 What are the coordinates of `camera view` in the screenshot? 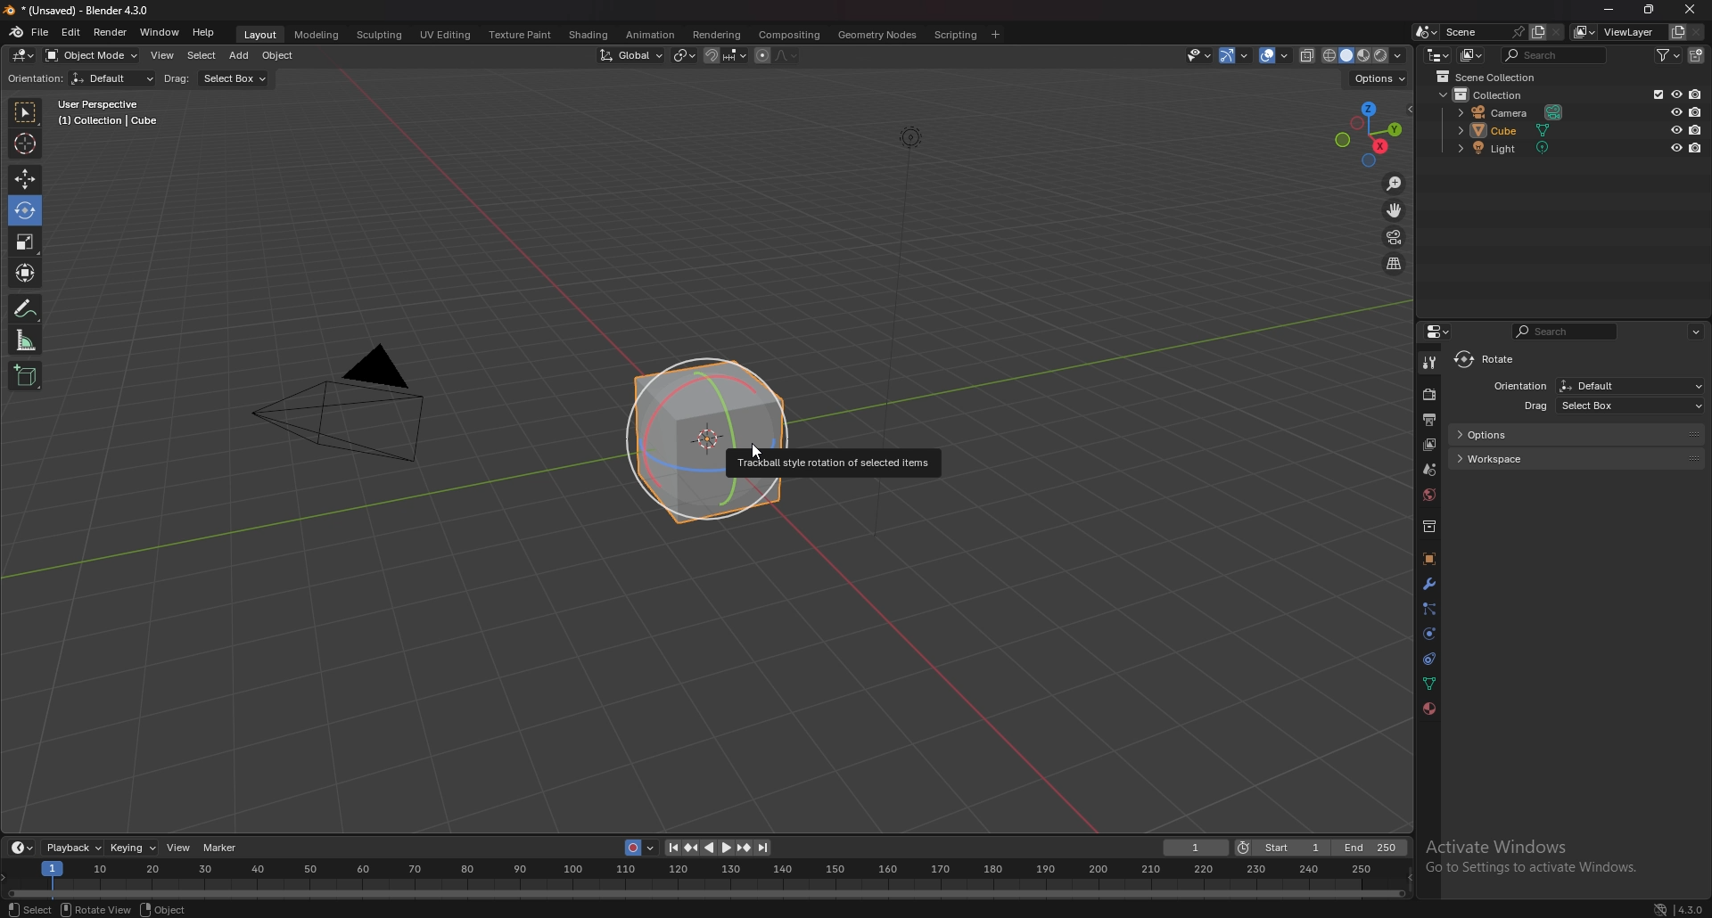 It's located at (1395, 236).